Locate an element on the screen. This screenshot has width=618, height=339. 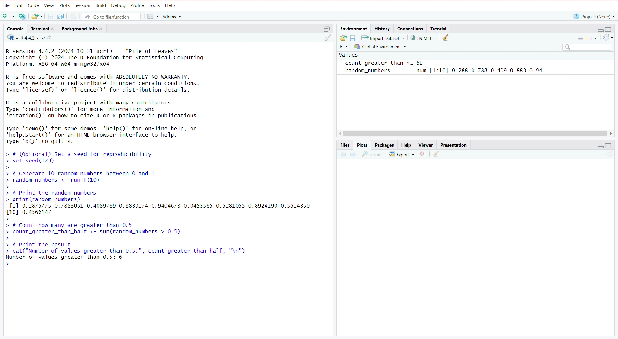
Zoom is located at coordinates (372, 154).